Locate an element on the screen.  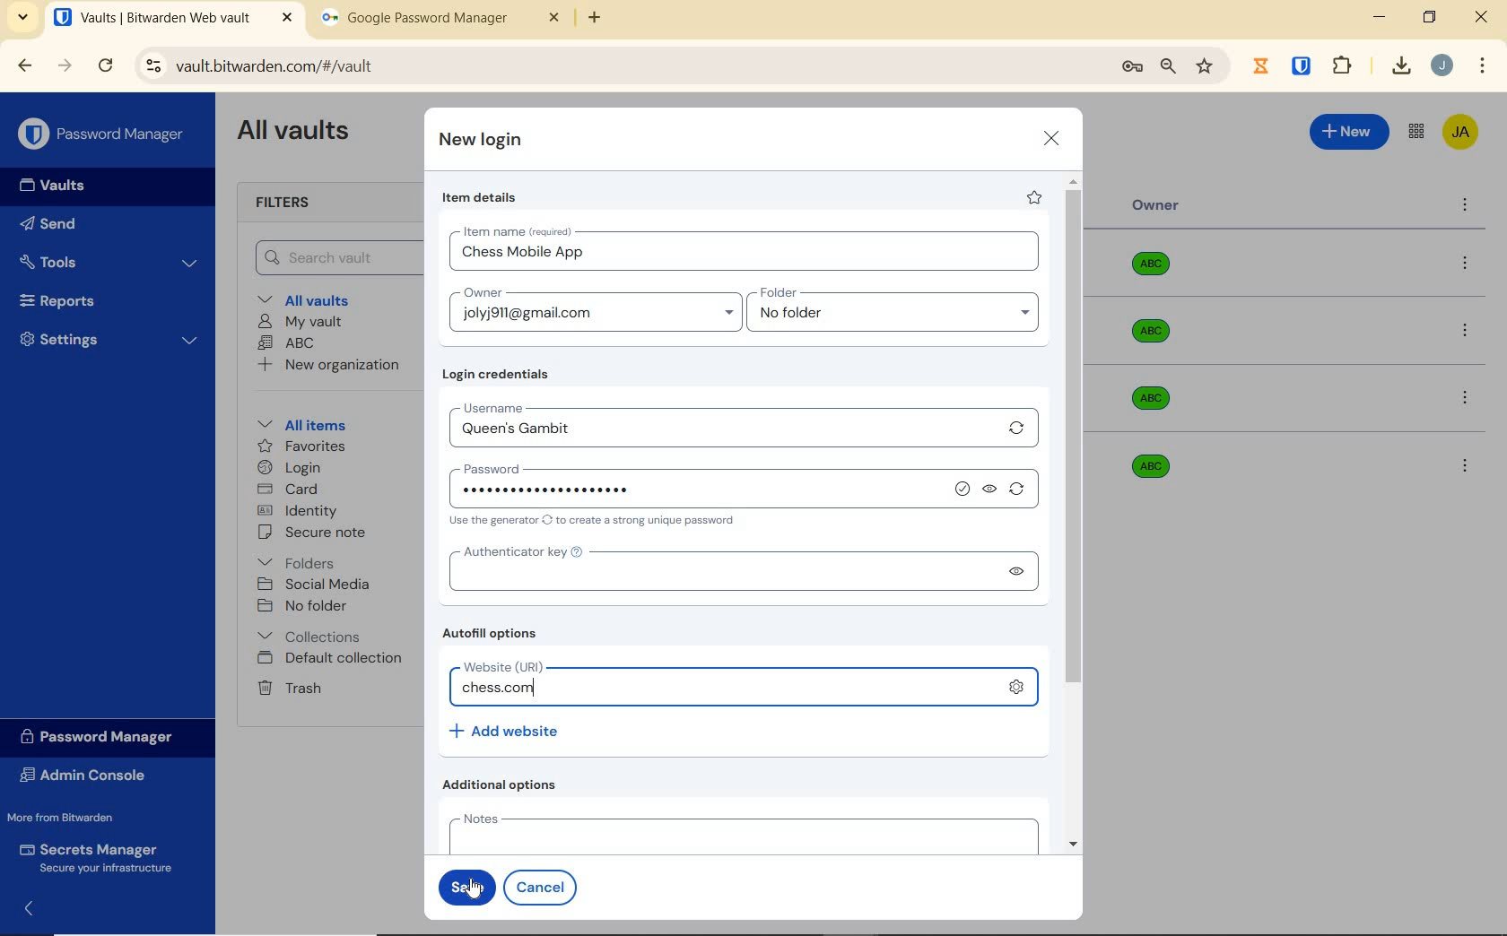
username added is located at coordinates (725, 432).